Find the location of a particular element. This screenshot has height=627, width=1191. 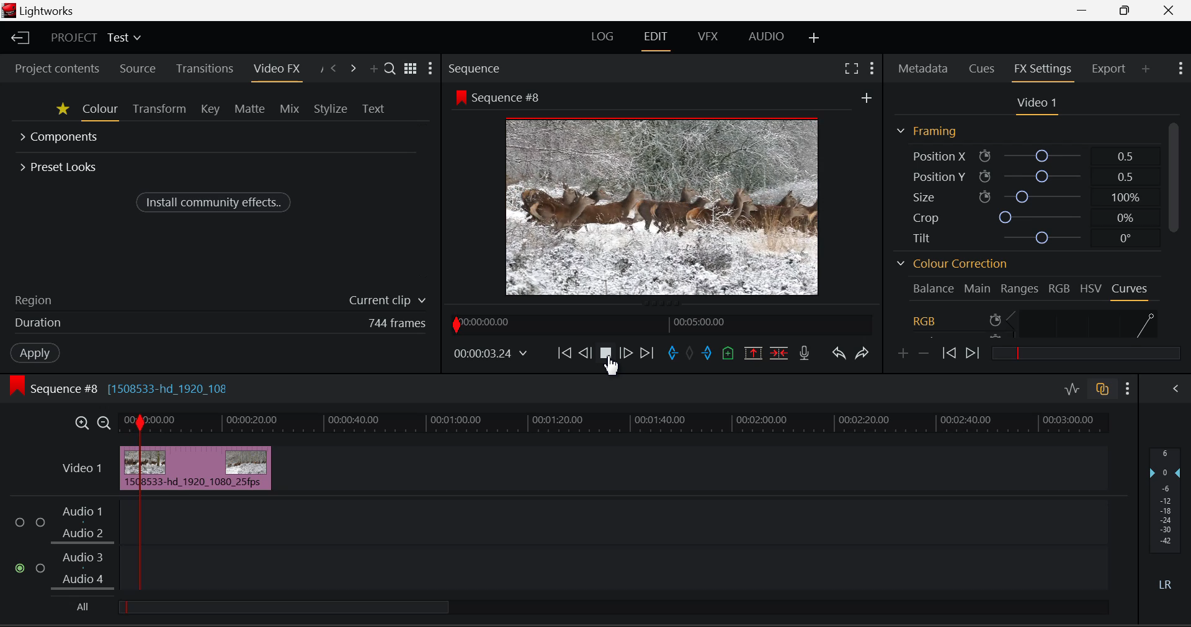

Lightworks is located at coordinates (50, 11).